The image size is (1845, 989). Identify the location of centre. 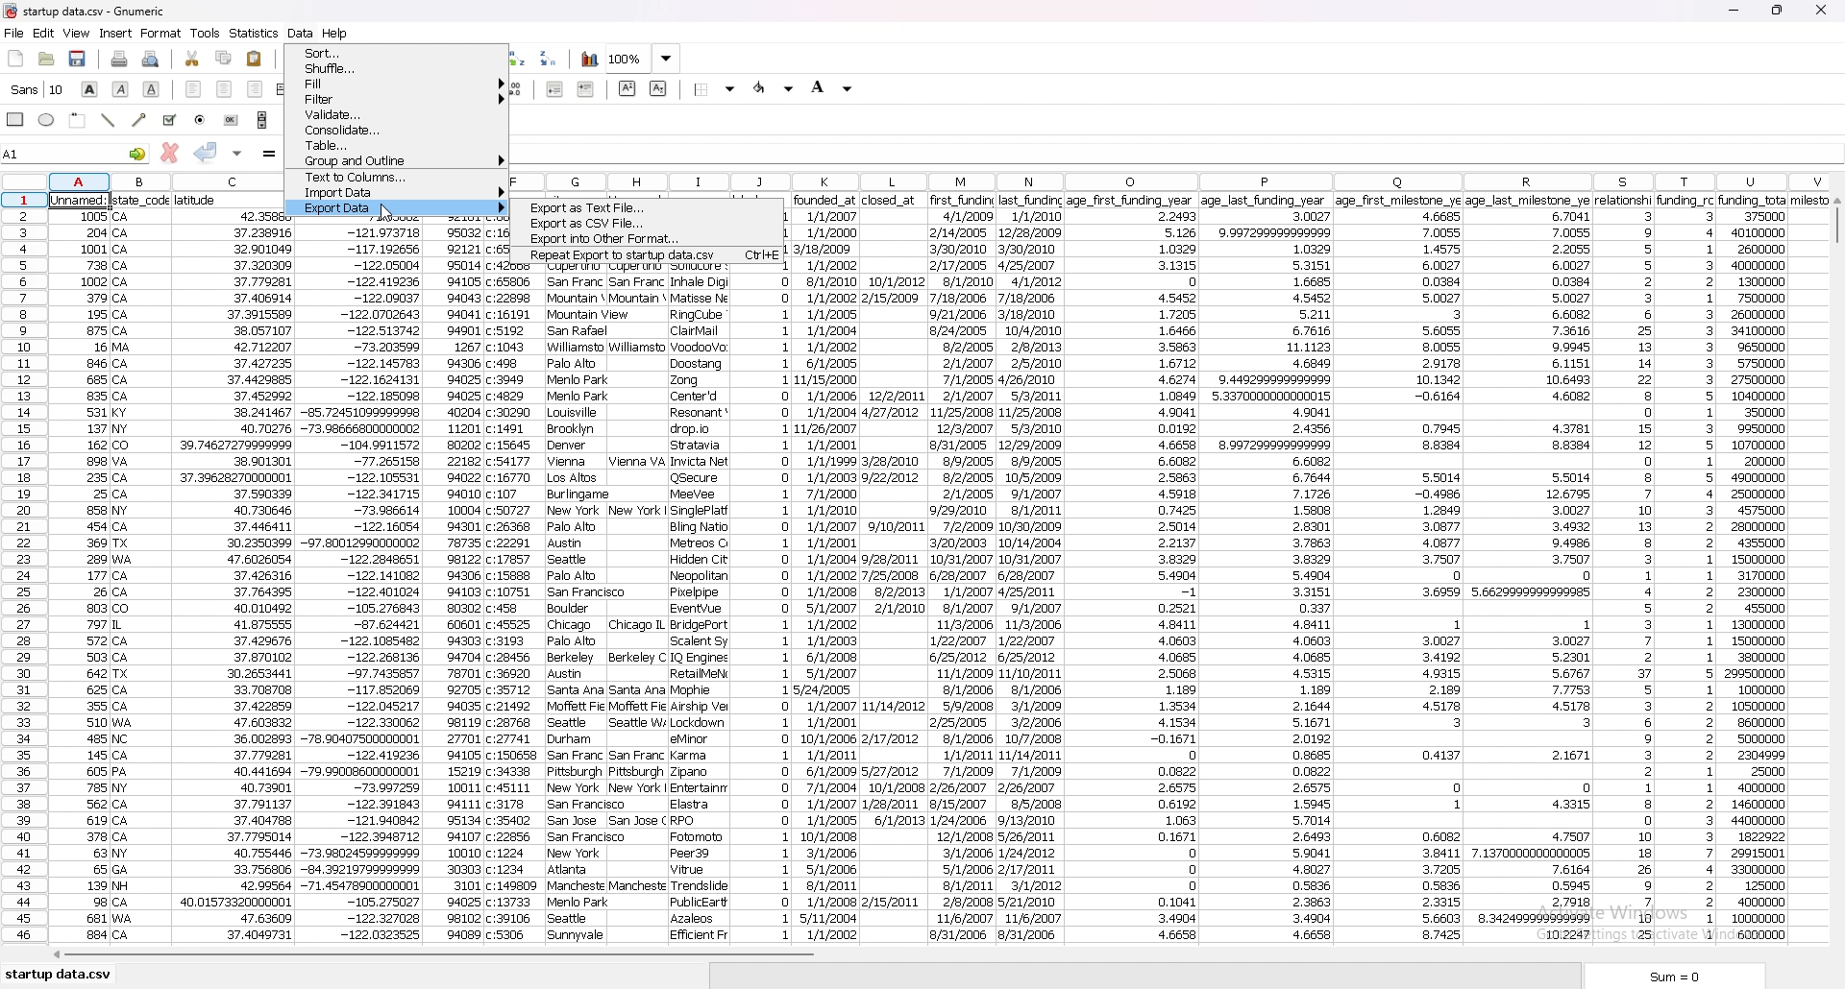
(223, 88).